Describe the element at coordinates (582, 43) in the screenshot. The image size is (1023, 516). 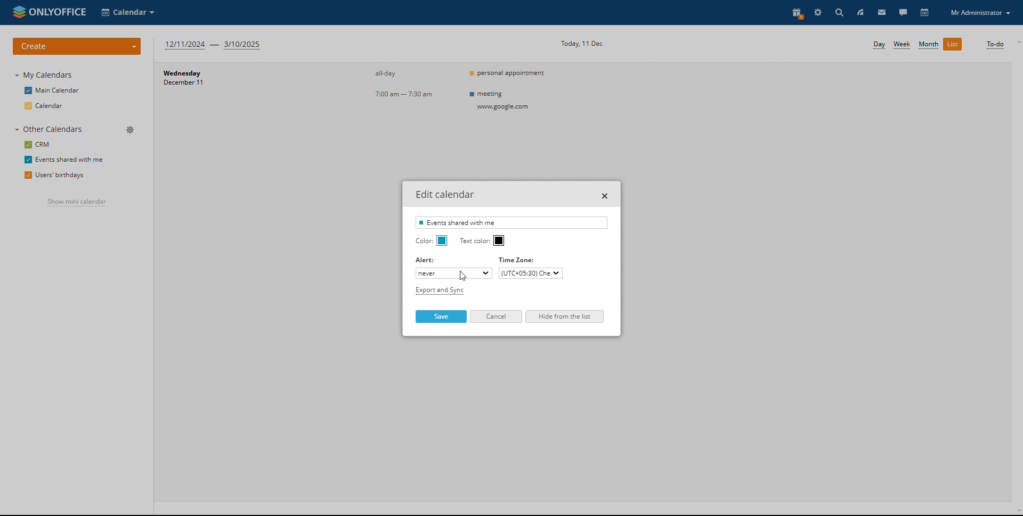
I see `current date` at that location.